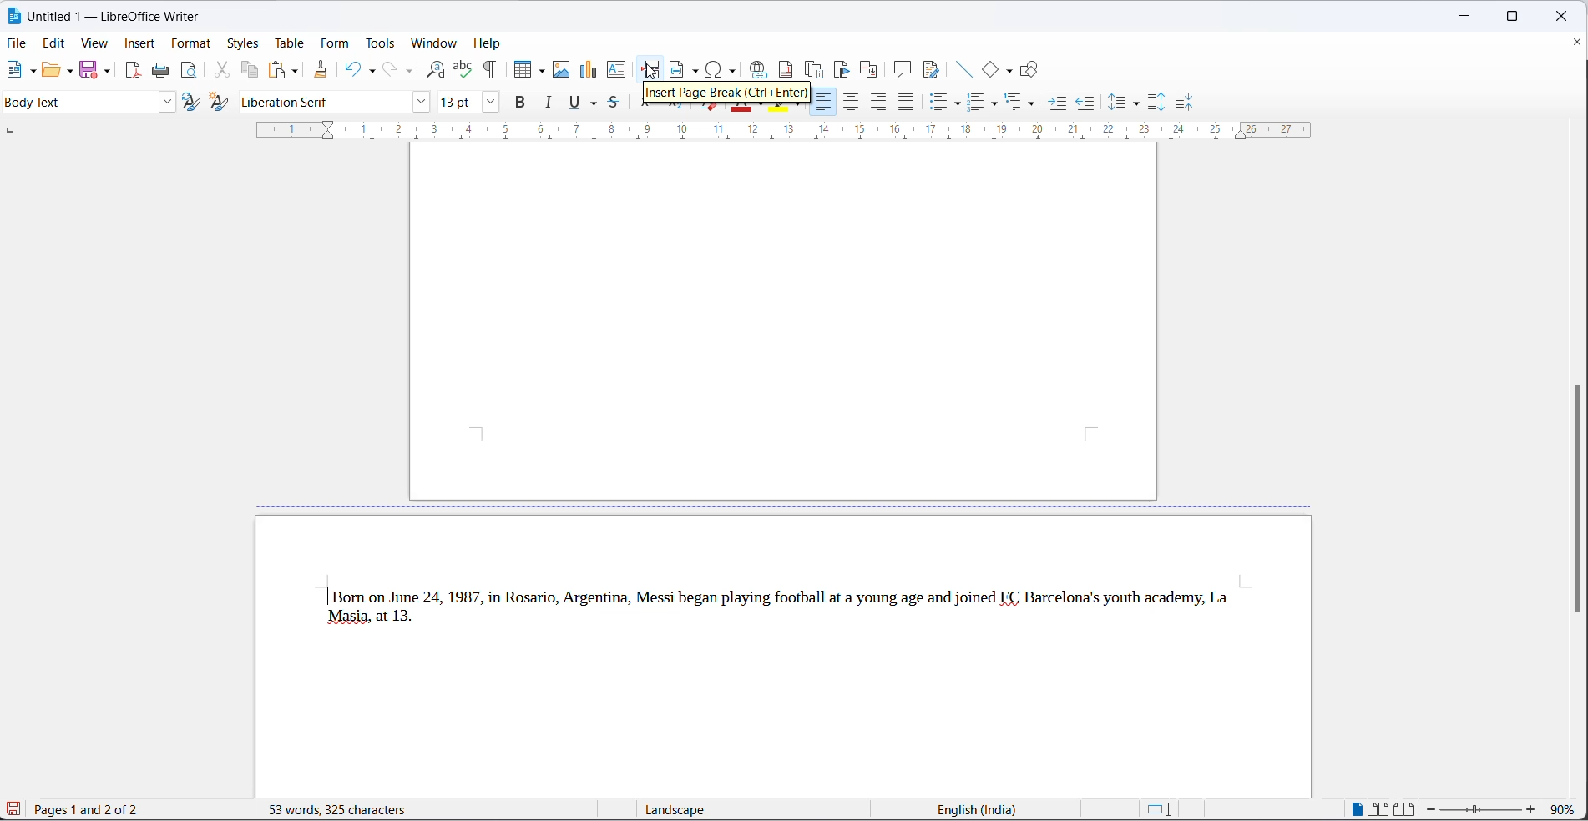 The image size is (1588, 821). What do you see at coordinates (1429, 809) in the screenshot?
I see `zoom decrease` at bounding box center [1429, 809].